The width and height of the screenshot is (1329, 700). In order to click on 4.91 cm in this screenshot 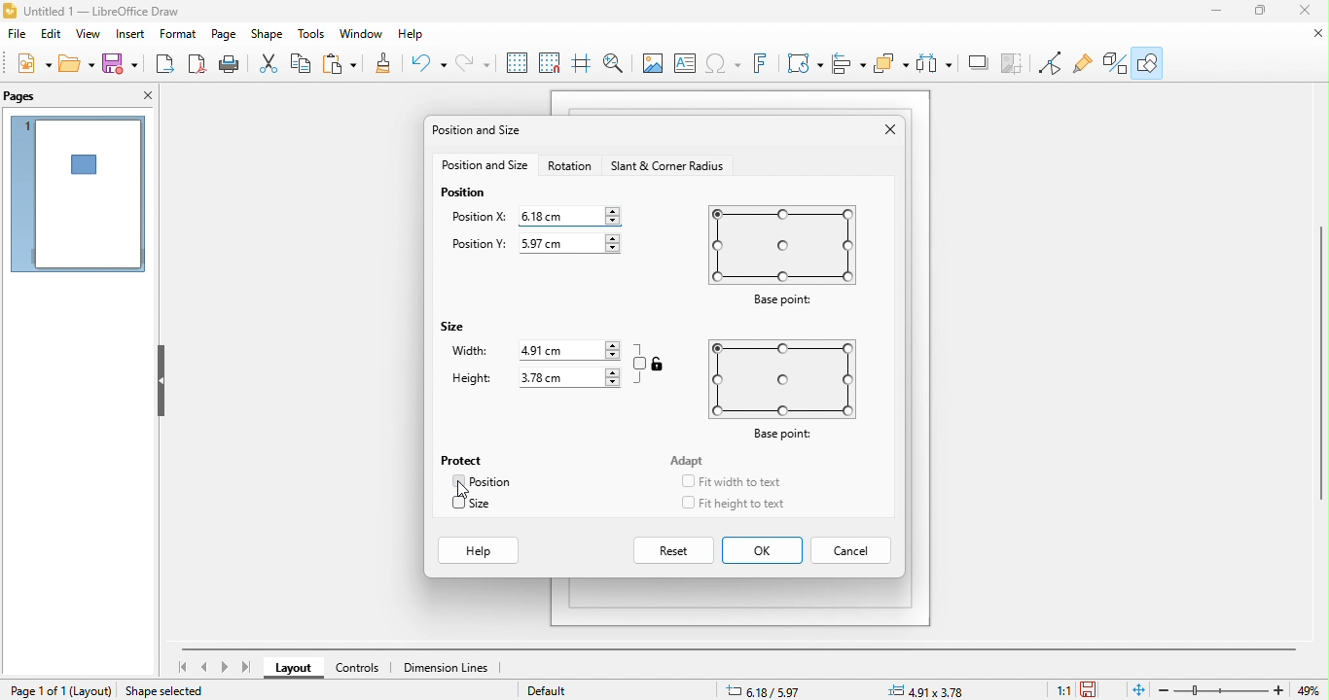, I will do `click(570, 350)`.